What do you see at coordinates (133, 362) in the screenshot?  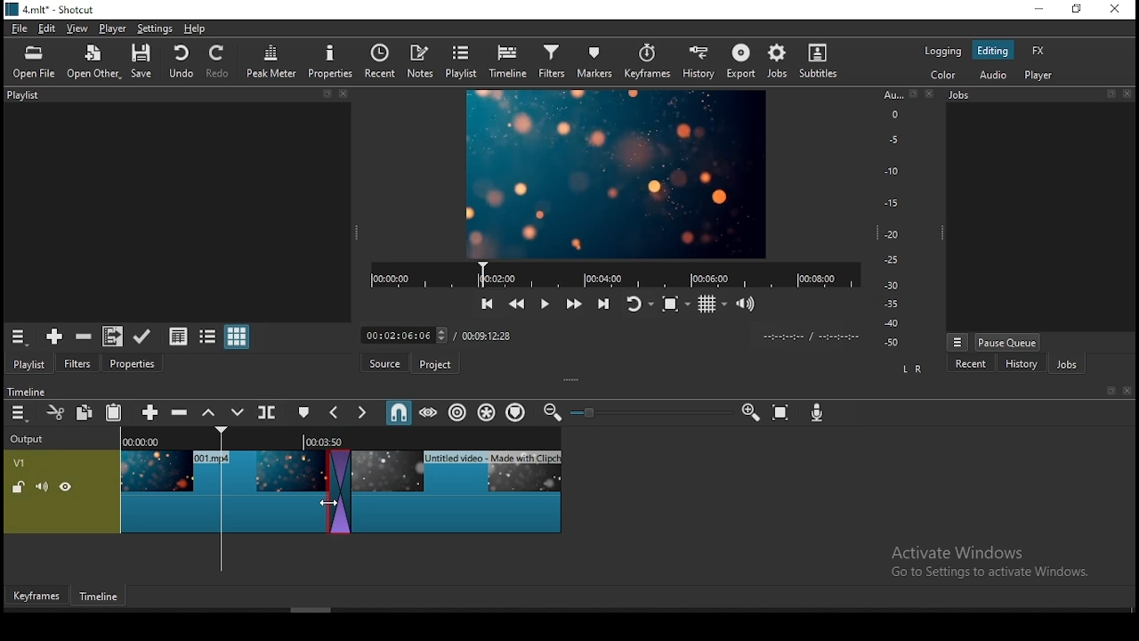 I see `properties` at bounding box center [133, 362].